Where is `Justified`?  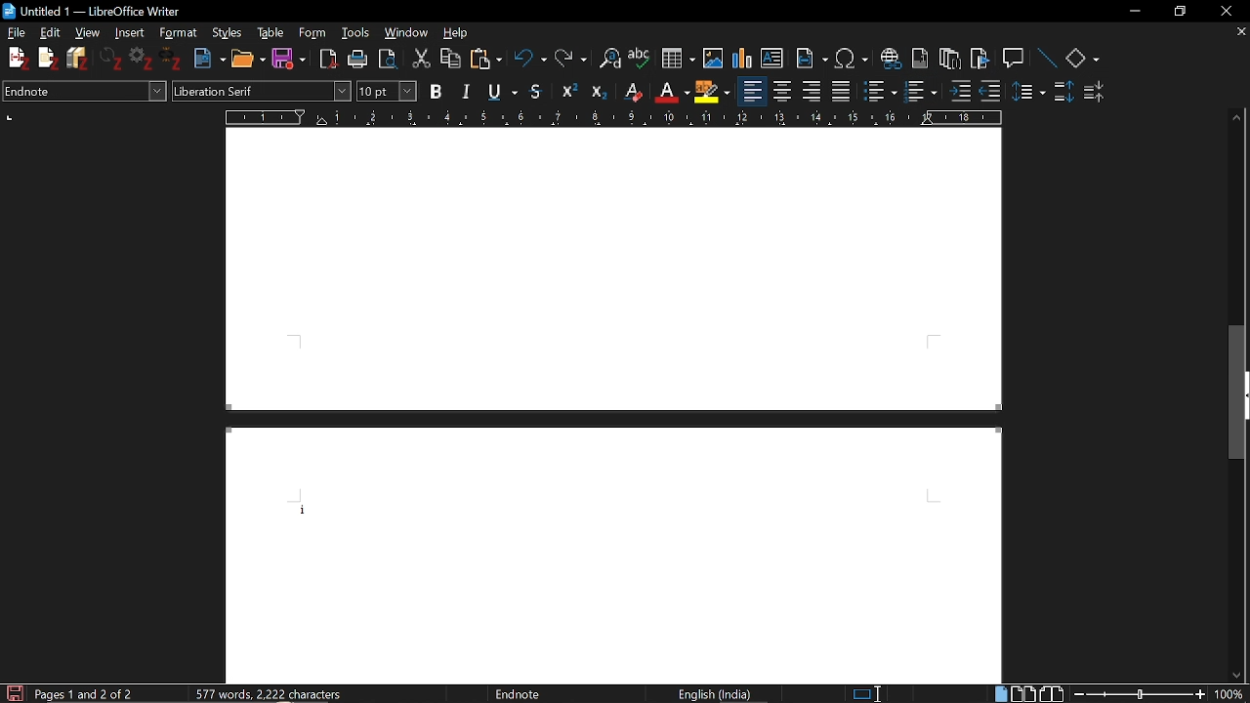 Justified is located at coordinates (844, 91).